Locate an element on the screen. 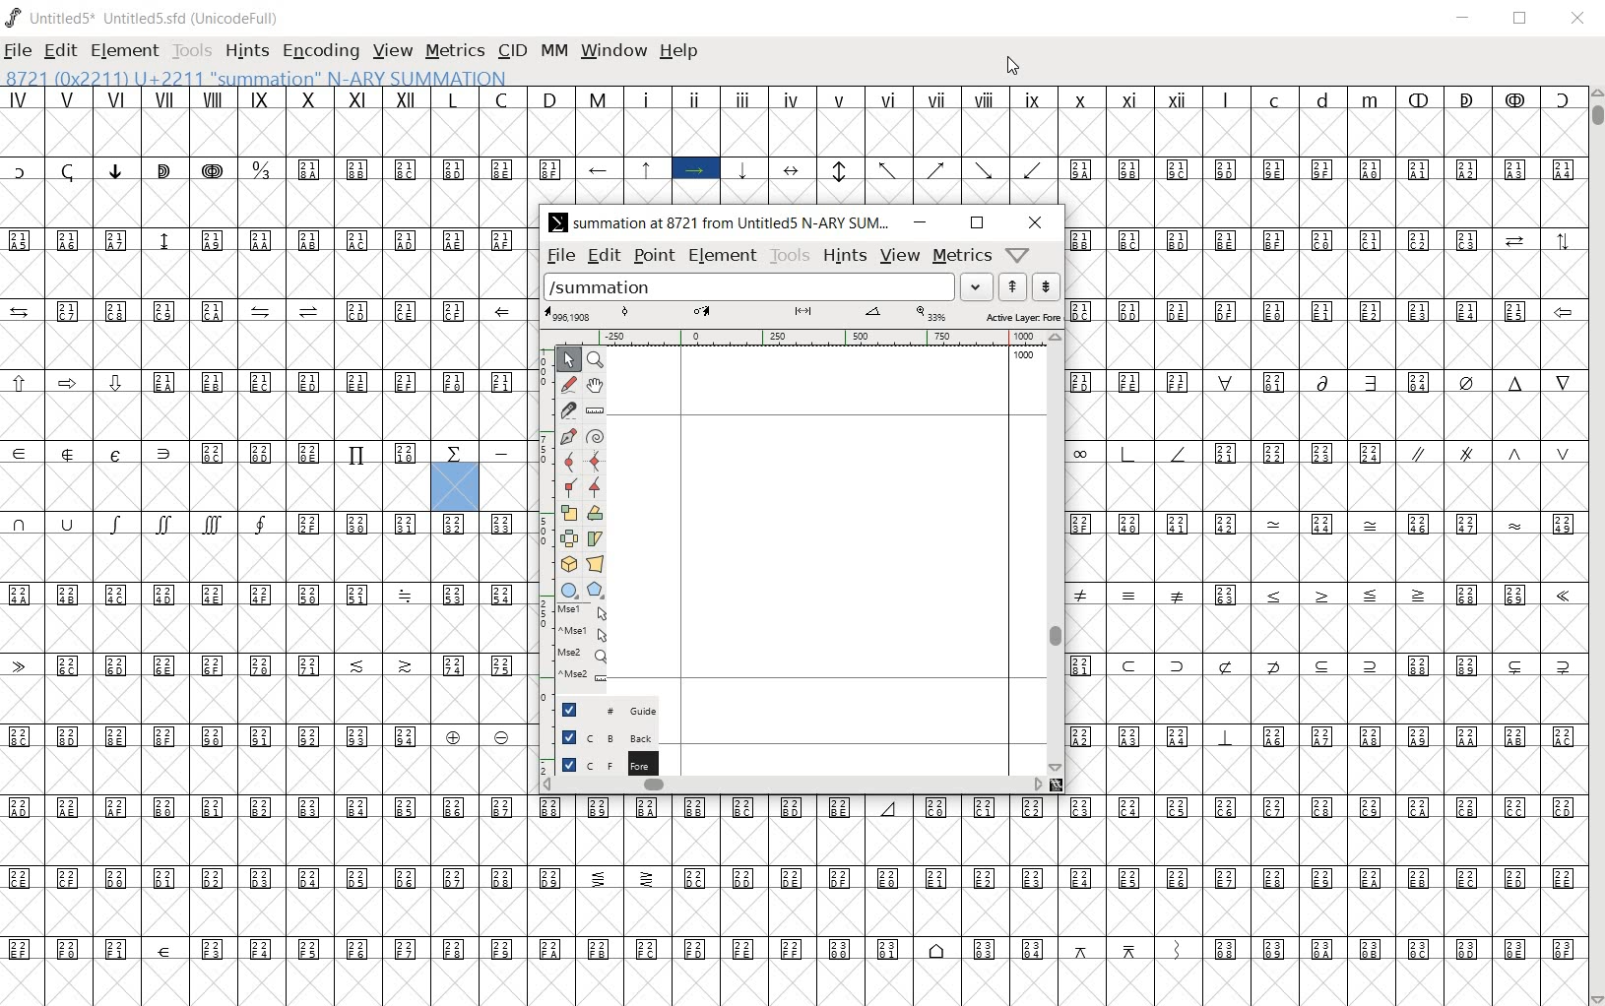  minimize is located at coordinates (921, 223).